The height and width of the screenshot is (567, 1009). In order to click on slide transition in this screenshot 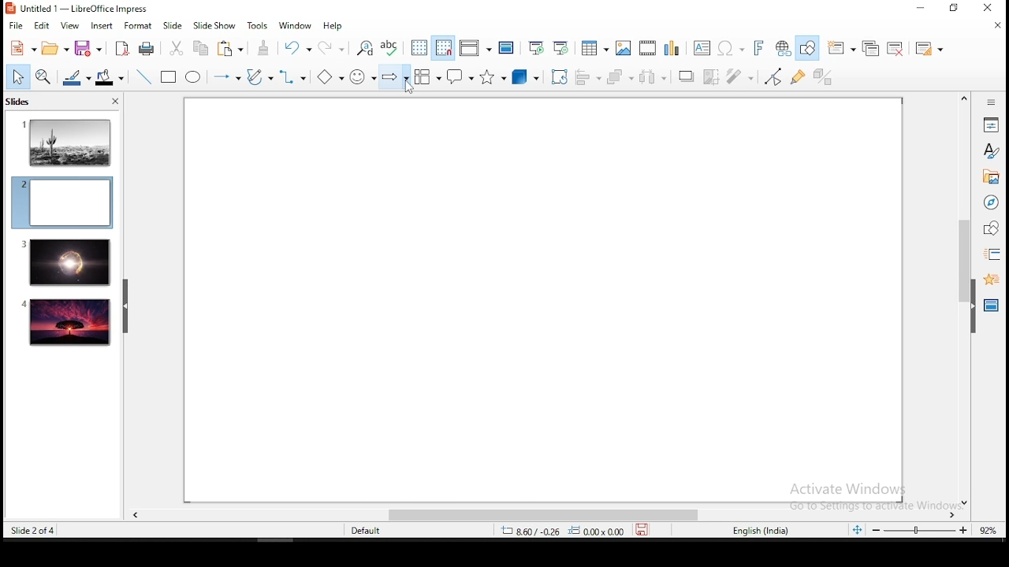, I will do `click(992, 255)`.